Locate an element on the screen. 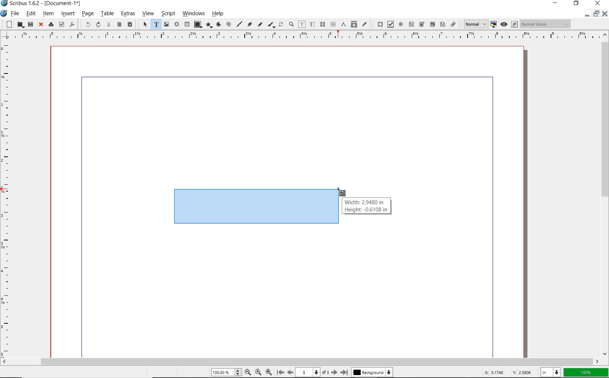  shape is located at coordinates (198, 25).